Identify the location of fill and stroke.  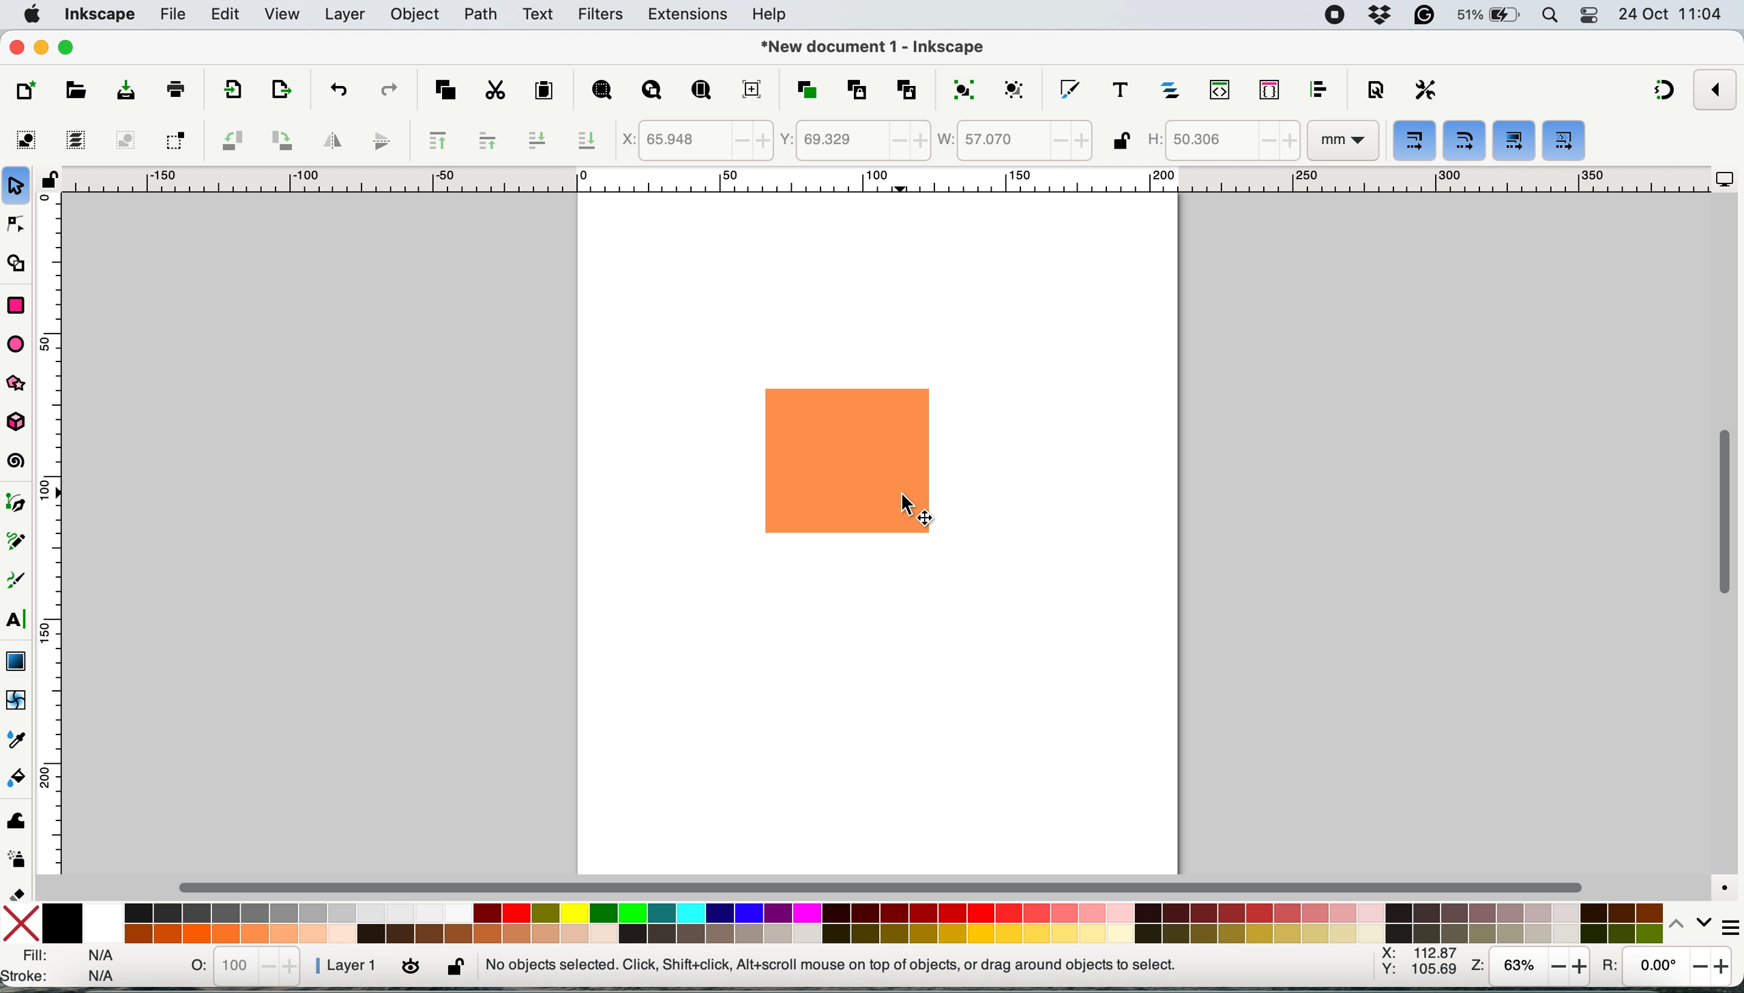
(64, 968).